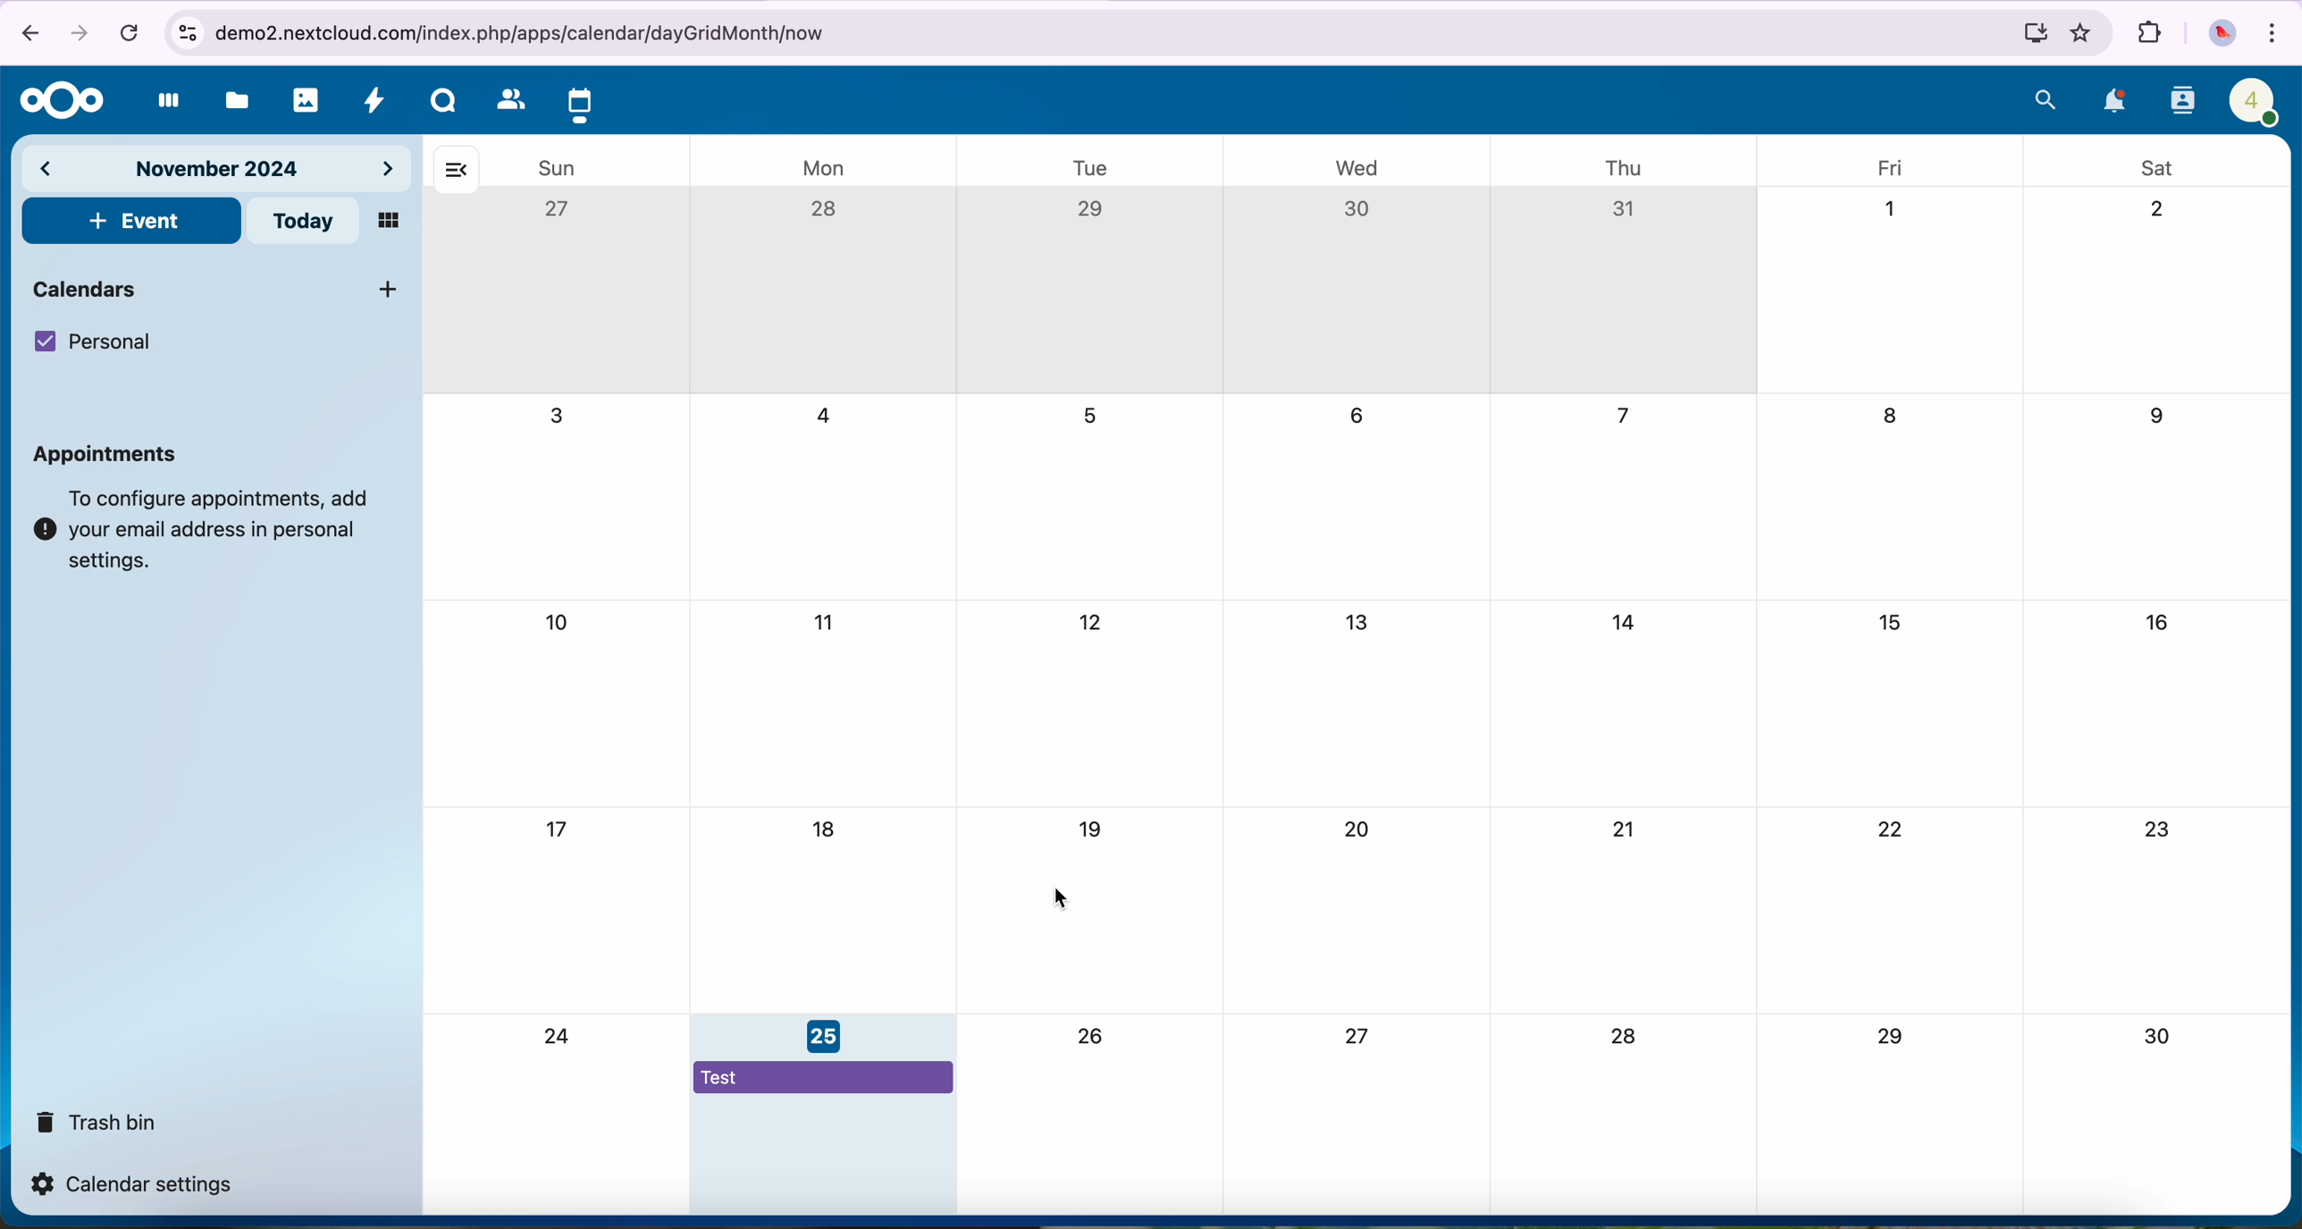 This screenshot has height=1229, width=2302. Describe the element at coordinates (2180, 102) in the screenshot. I see `contacts` at that location.